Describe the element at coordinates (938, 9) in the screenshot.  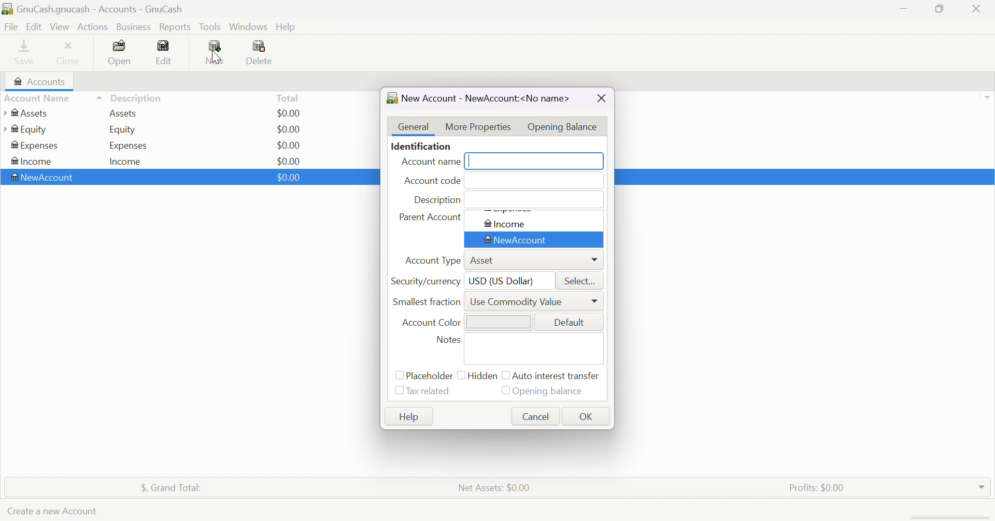
I see `Restore Down` at that location.